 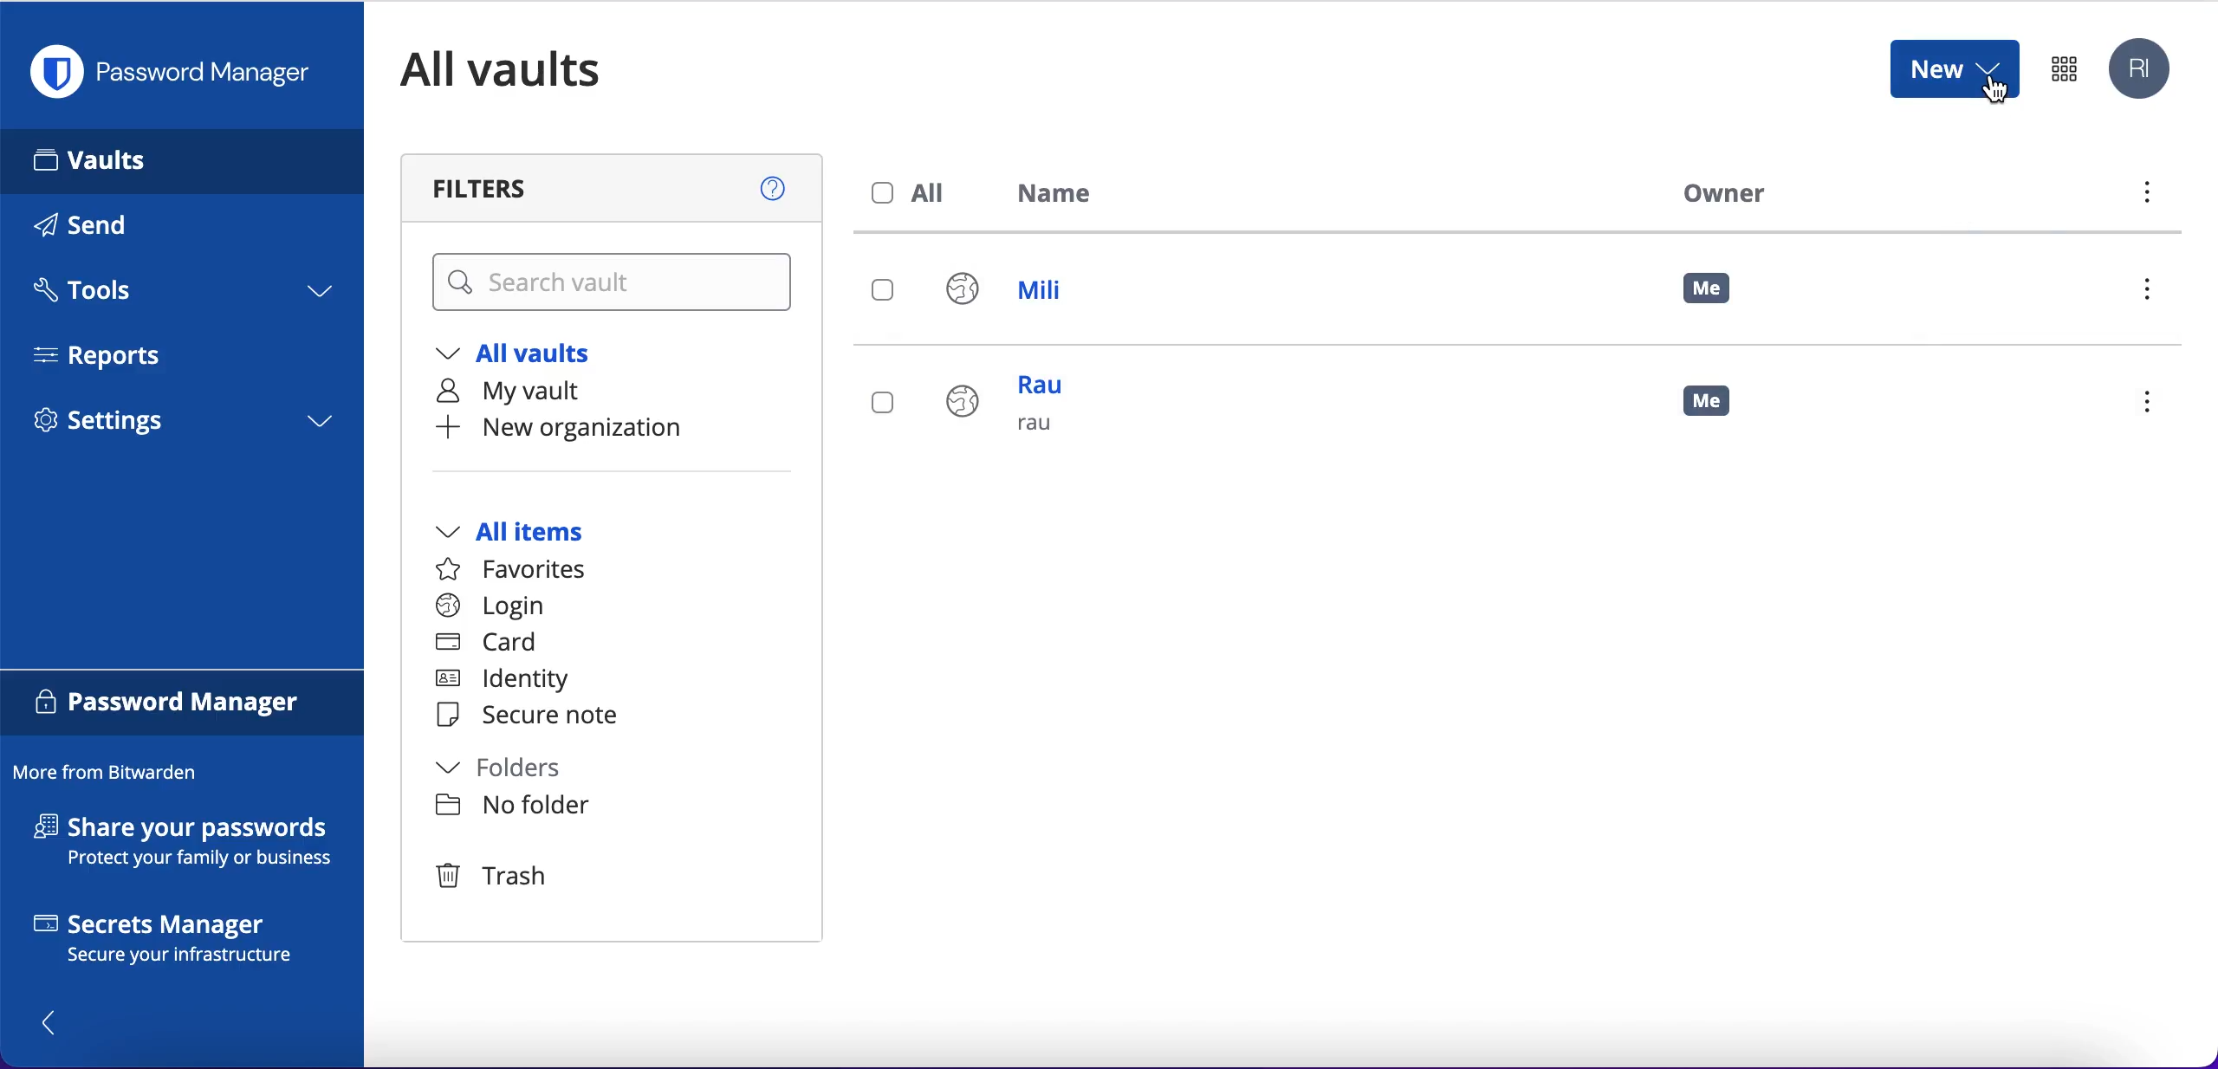 What do you see at coordinates (885, 292) in the screenshot?
I see `select login mili` at bounding box center [885, 292].